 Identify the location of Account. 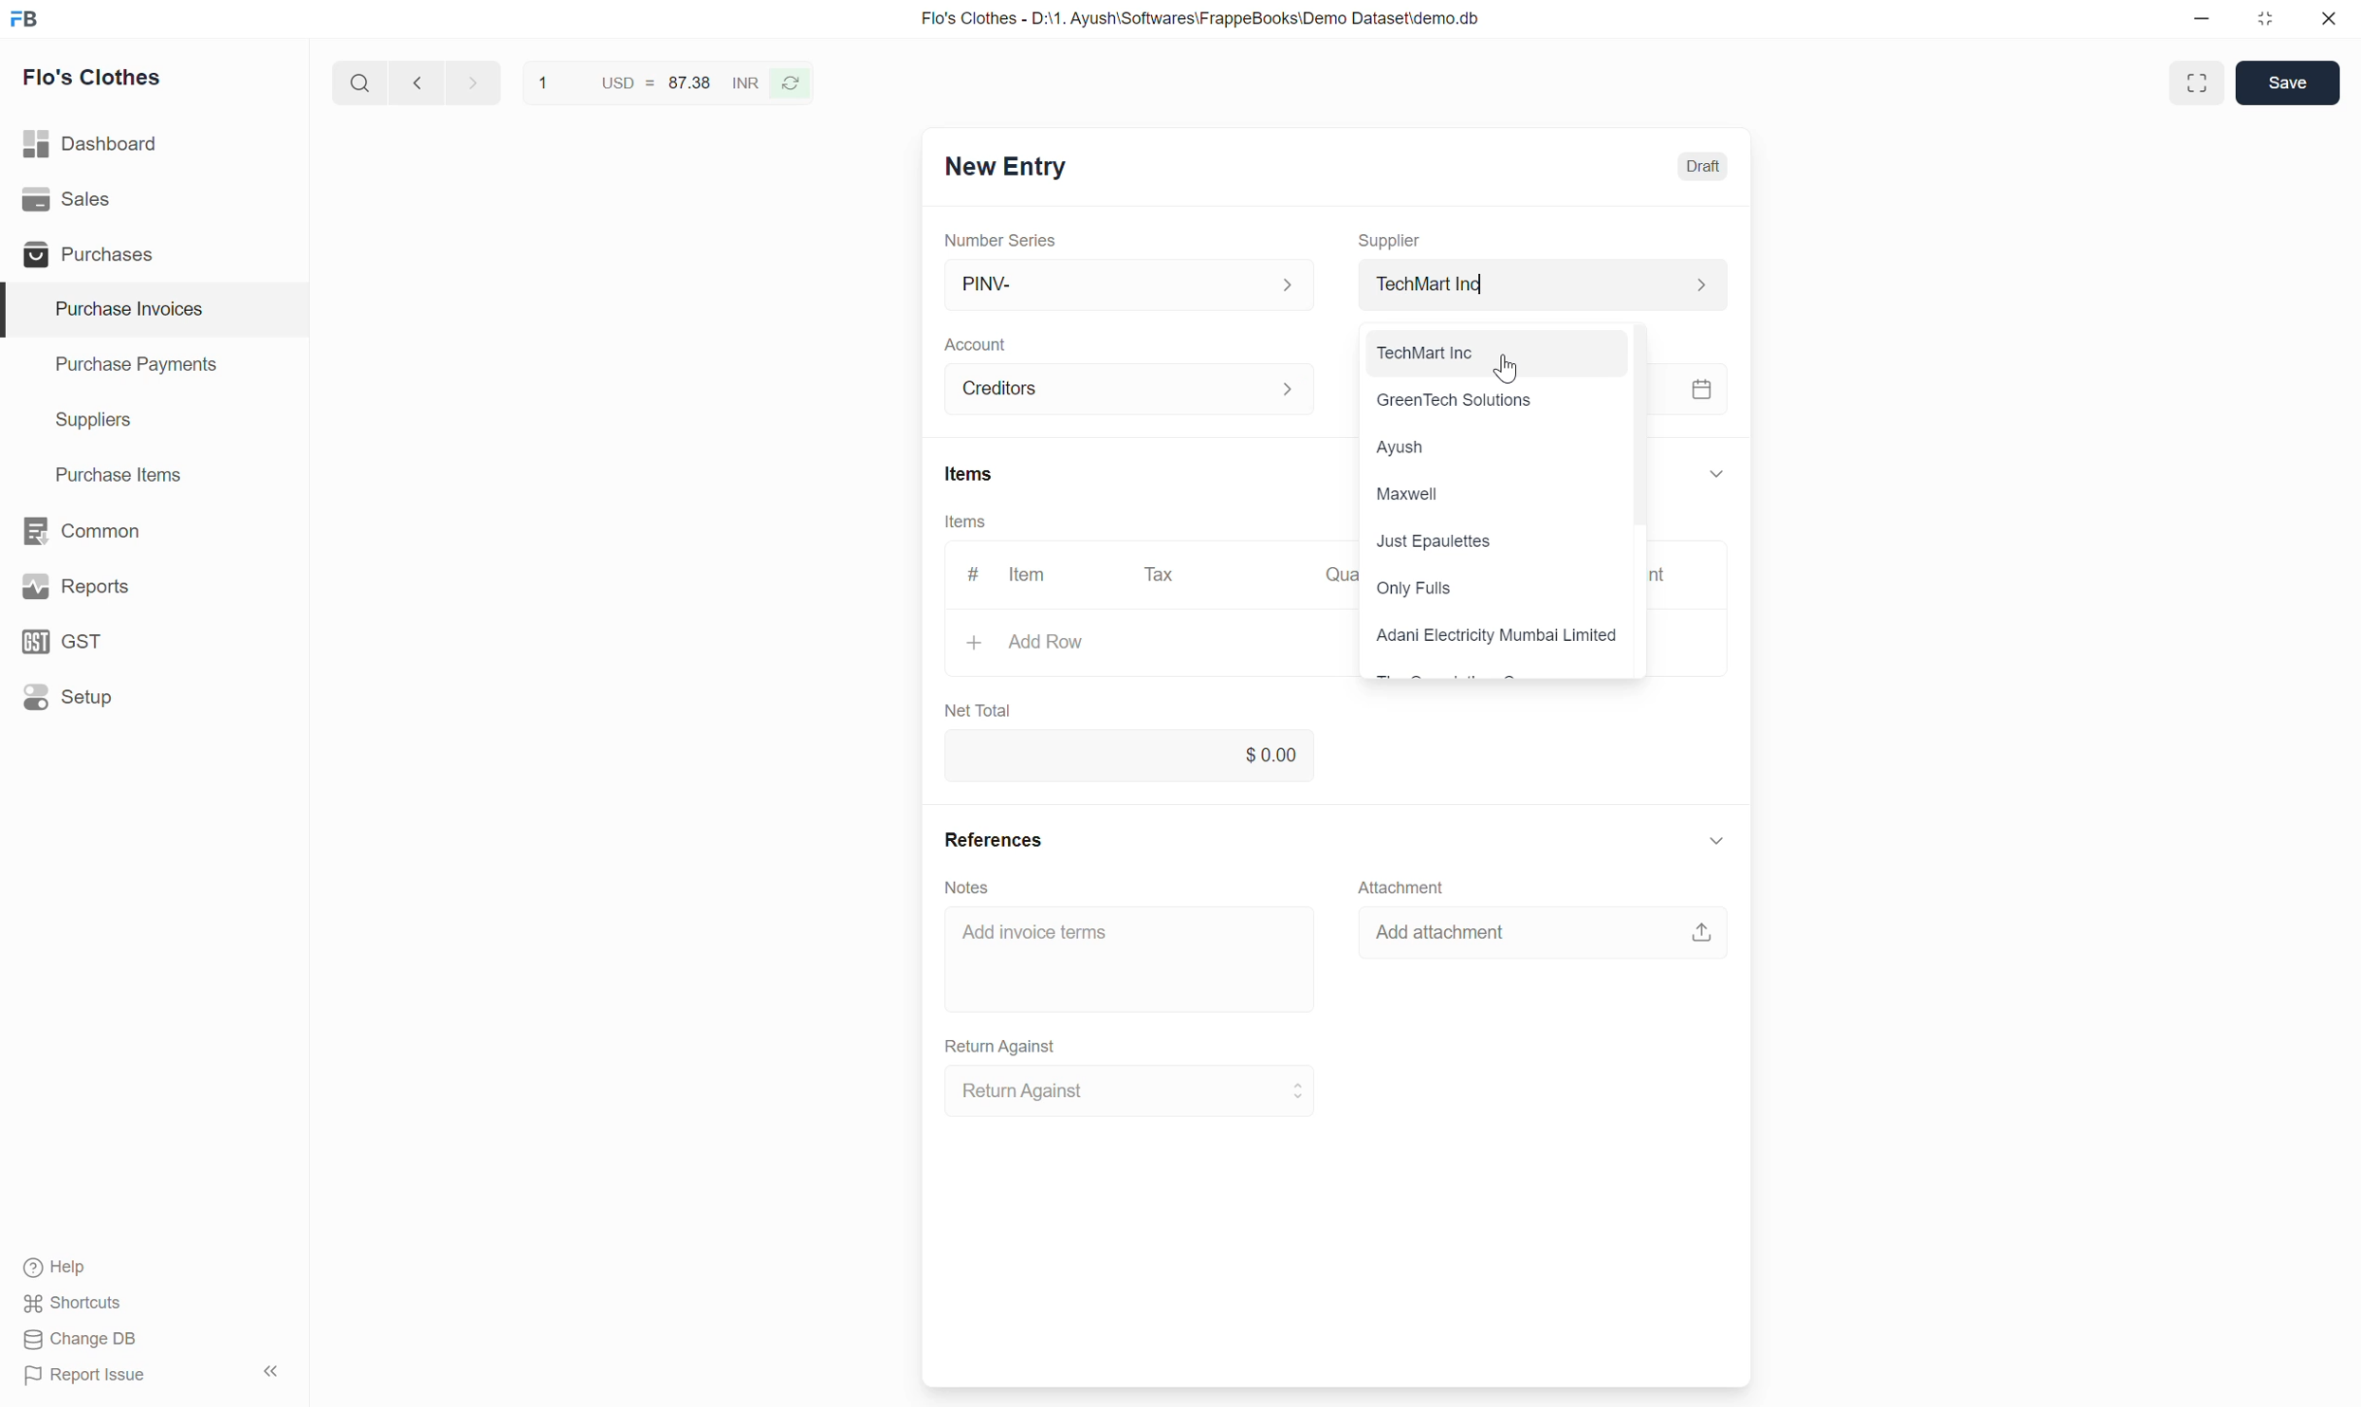
(980, 338).